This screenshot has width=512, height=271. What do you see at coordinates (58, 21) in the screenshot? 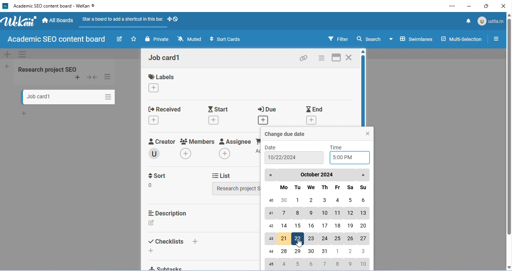
I see `all boards` at bounding box center [58, 21].